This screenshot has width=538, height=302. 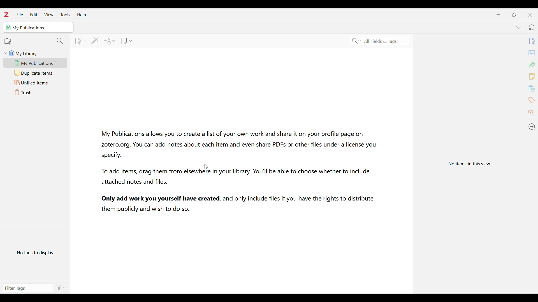 I want to click on Minimize, so click(x=498, y=15).